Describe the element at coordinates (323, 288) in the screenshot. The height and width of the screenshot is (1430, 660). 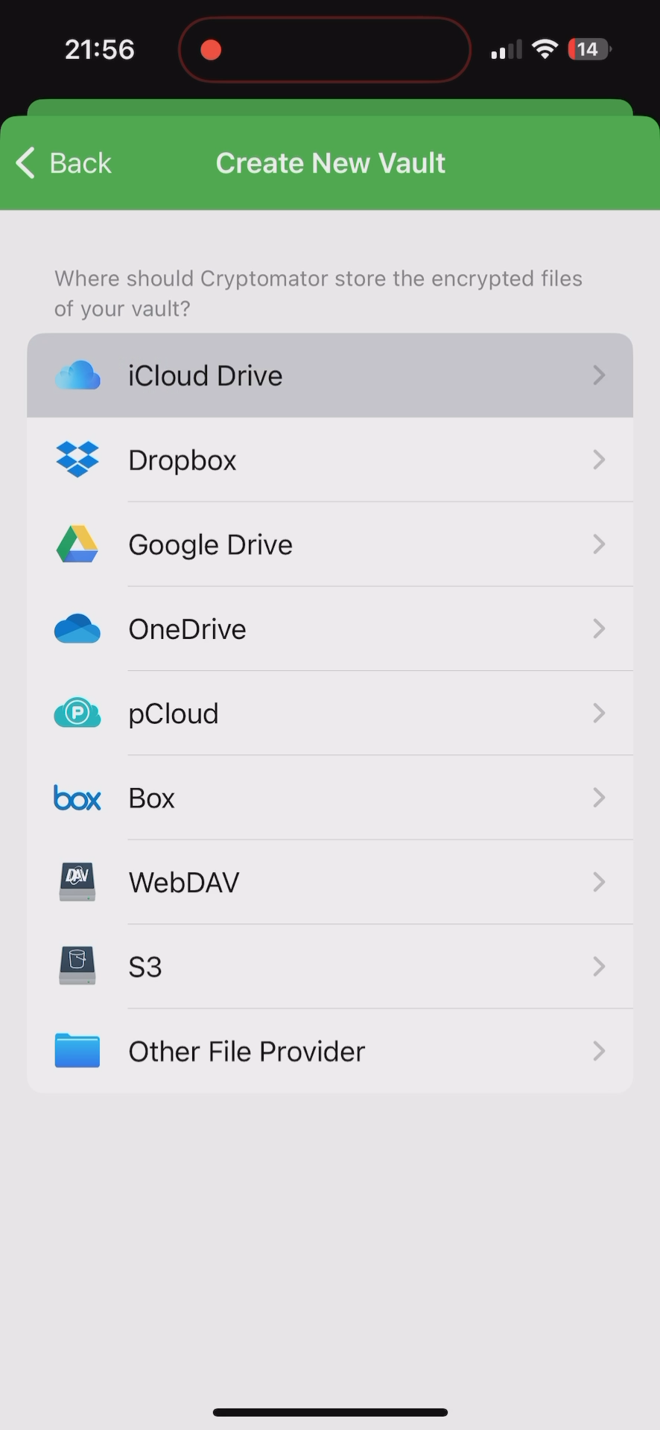
I see `Where should Cryptomator store the encrypted files of your vault?` at that location.